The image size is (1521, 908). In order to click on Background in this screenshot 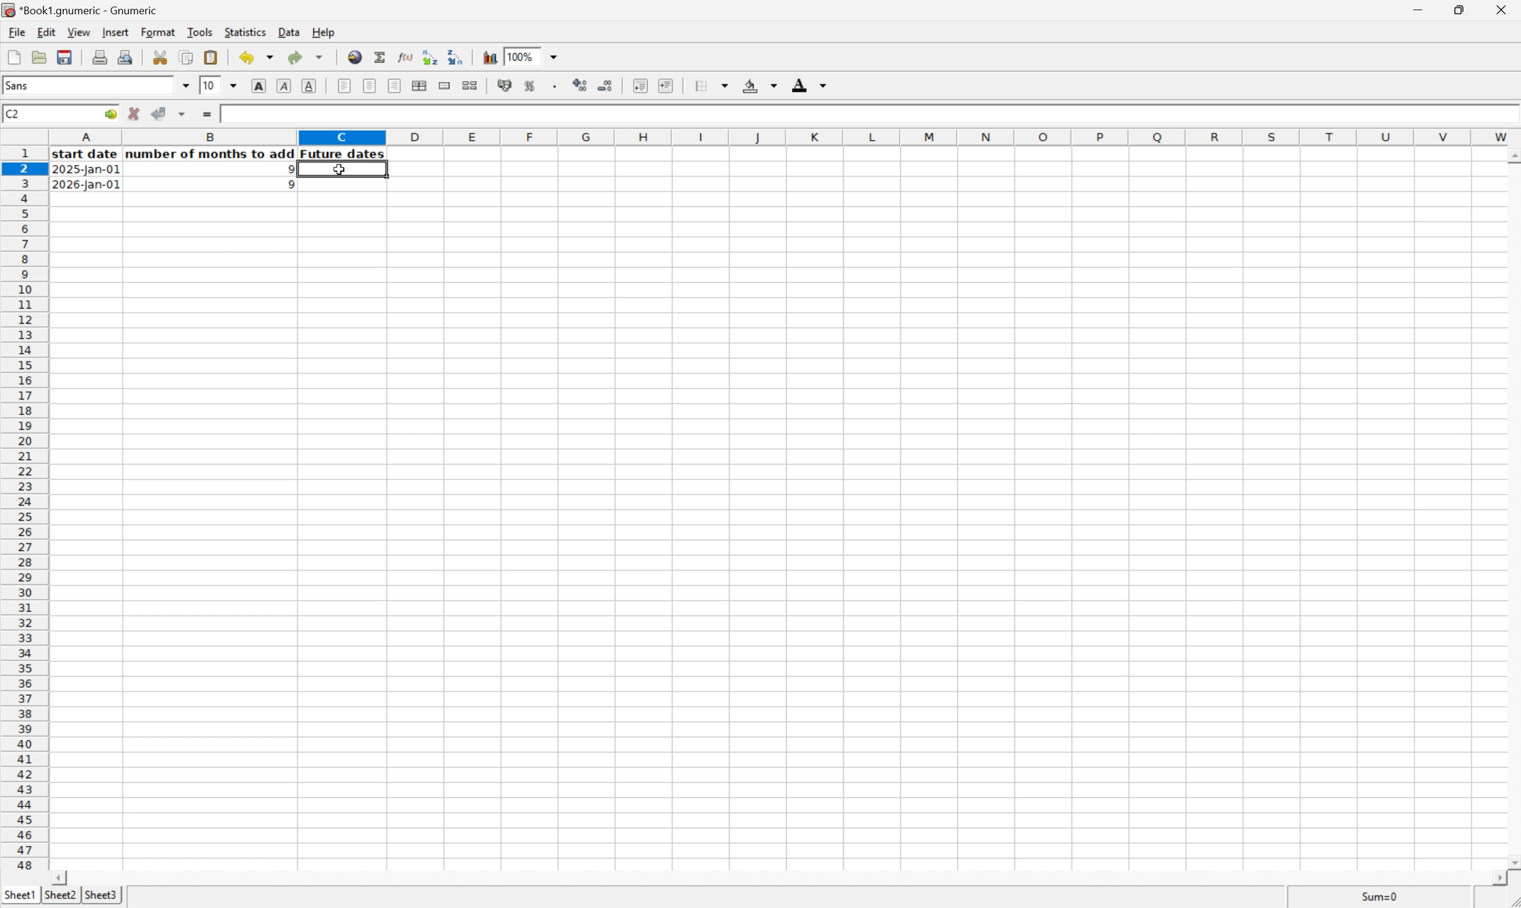, I will do `click(760, 85)`.